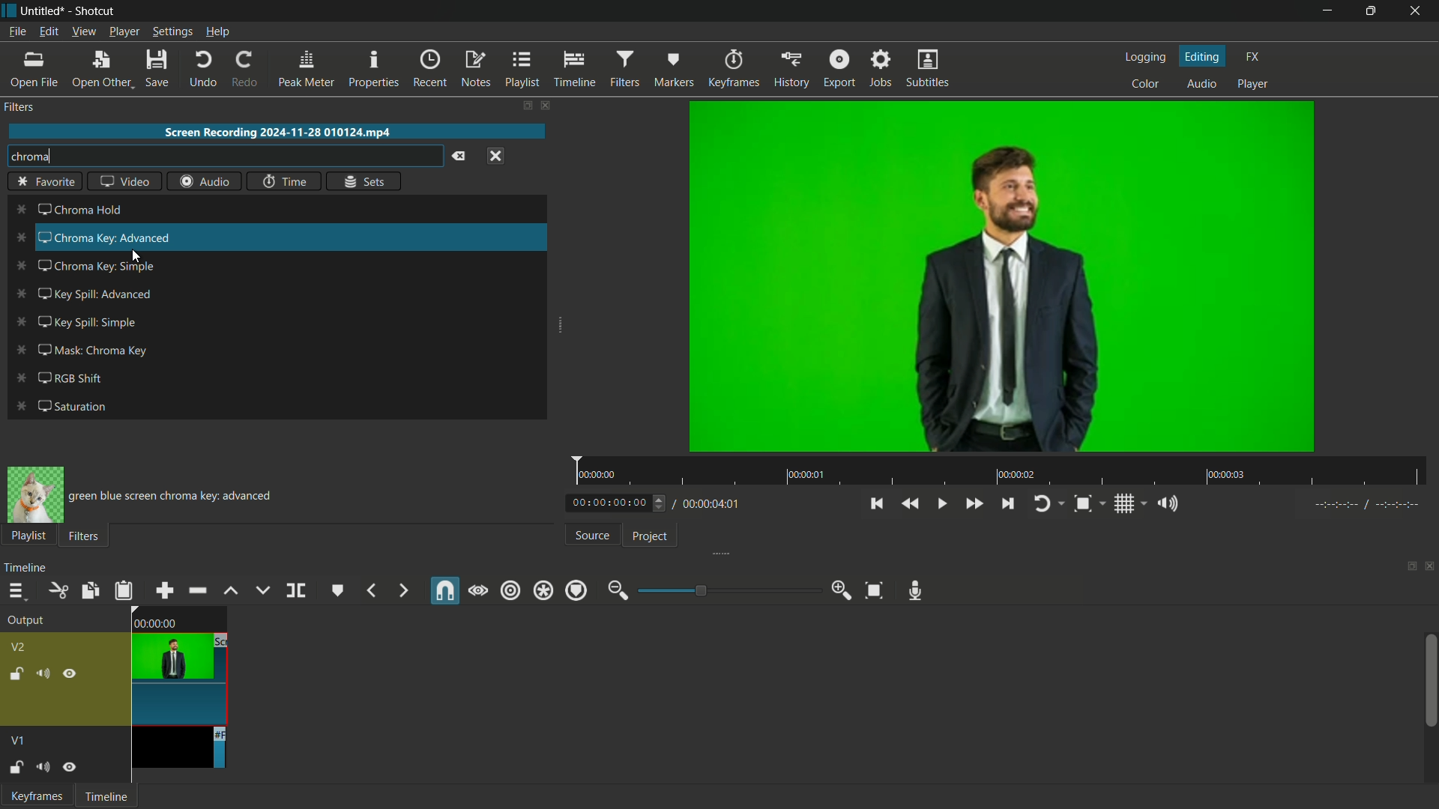 The height and width of the screenshot is (809, 1439). Describe the element at coordinates (727, 590) in the screenshot. I see `adjustment bar` at that location.